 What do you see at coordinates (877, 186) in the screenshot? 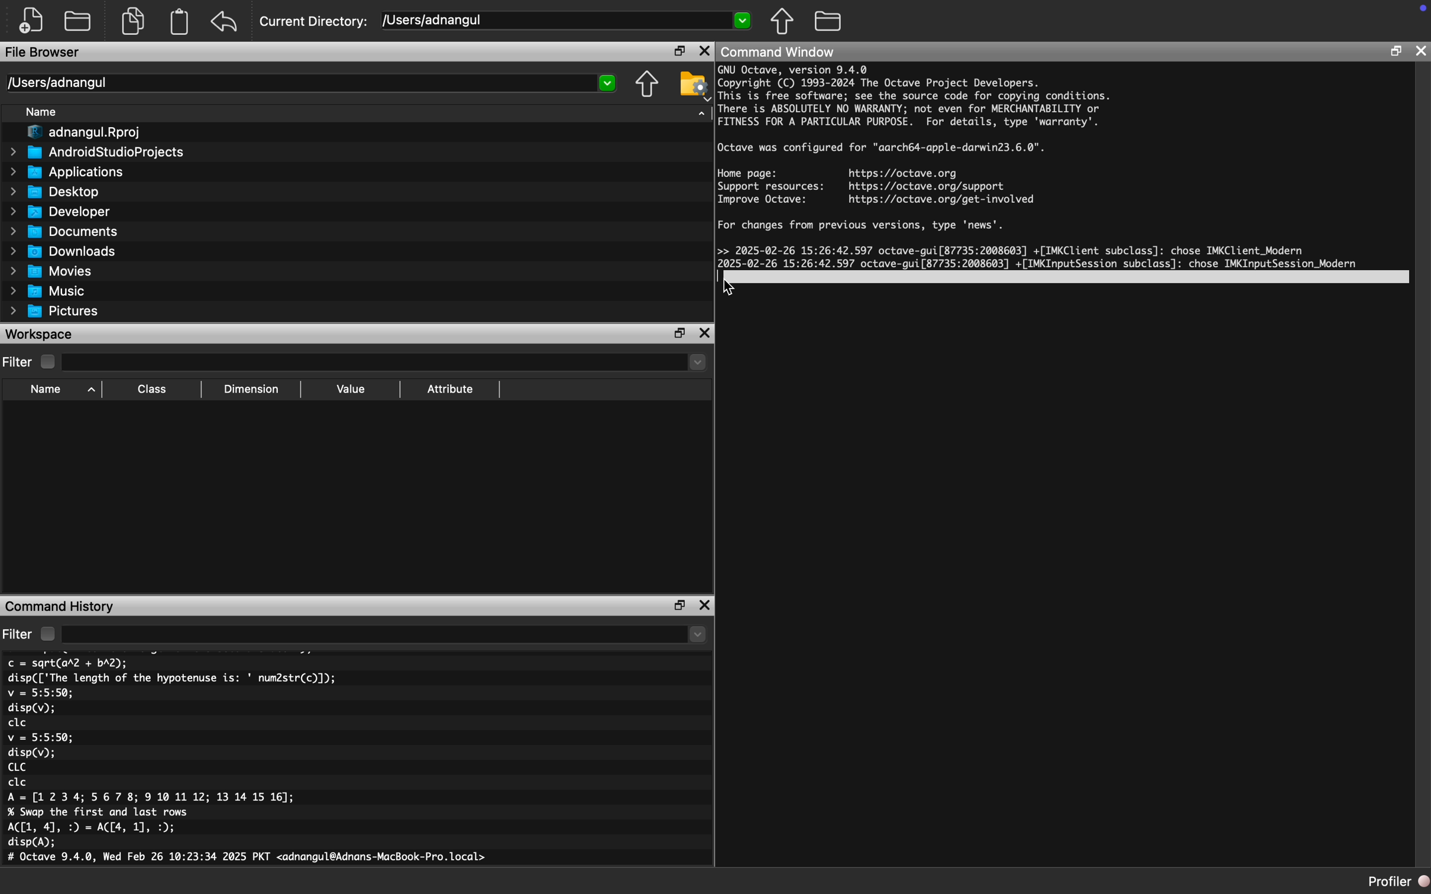
I see `Home page: https://octave.org
Support resources: https://octave.org/support
Improve Octave: https://octave.org/get-involved` at bounding box center [877, 186].